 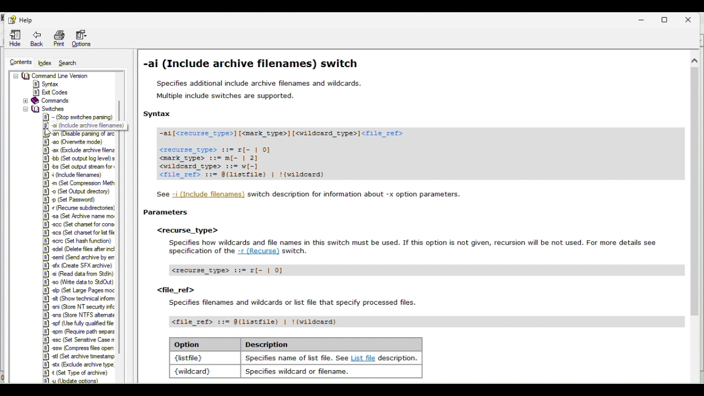 I want to click on #1 yu (Update options), so click(x=71, y=381).